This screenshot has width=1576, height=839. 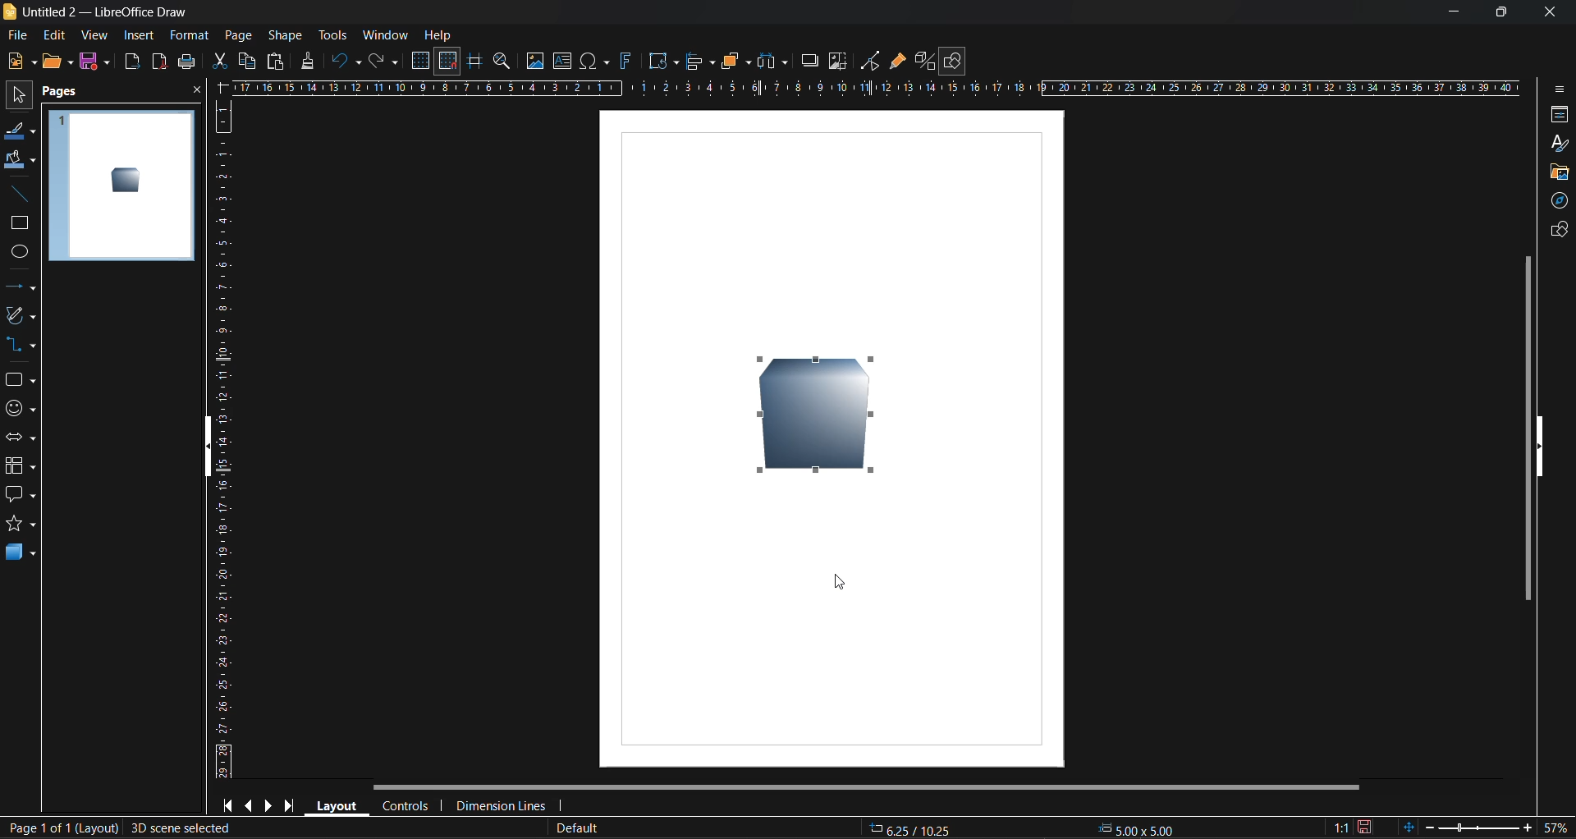 I want to click on dimension lines, so click(x=502, y=803).